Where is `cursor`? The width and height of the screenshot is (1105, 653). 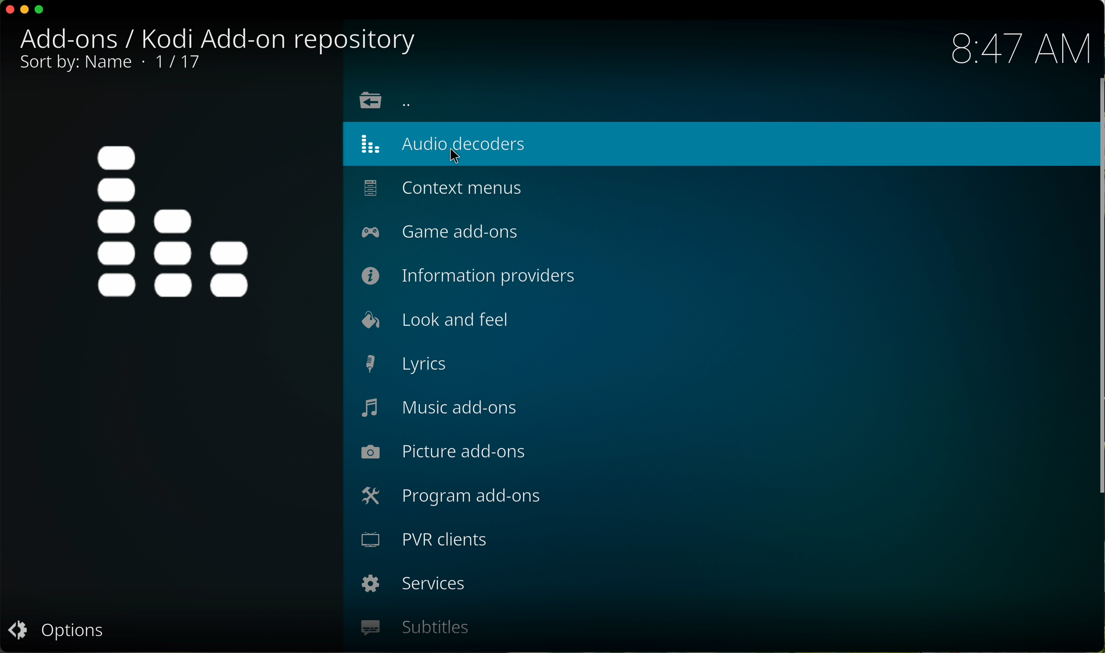
cursor is located at coordinates (461, 157).